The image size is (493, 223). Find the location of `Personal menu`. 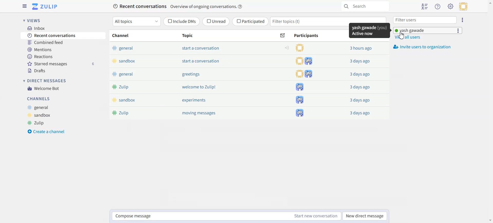

Personal menu is located at coordinates (463, 7).